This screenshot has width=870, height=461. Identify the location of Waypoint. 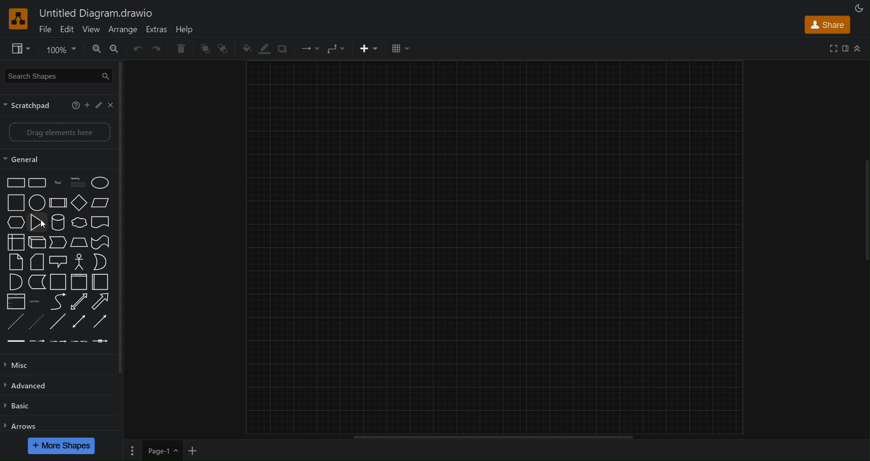
(337, 49).